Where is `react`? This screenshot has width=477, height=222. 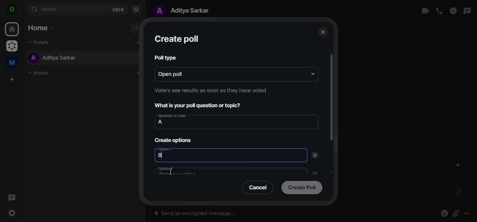 react is located at coordinates (445, 214).